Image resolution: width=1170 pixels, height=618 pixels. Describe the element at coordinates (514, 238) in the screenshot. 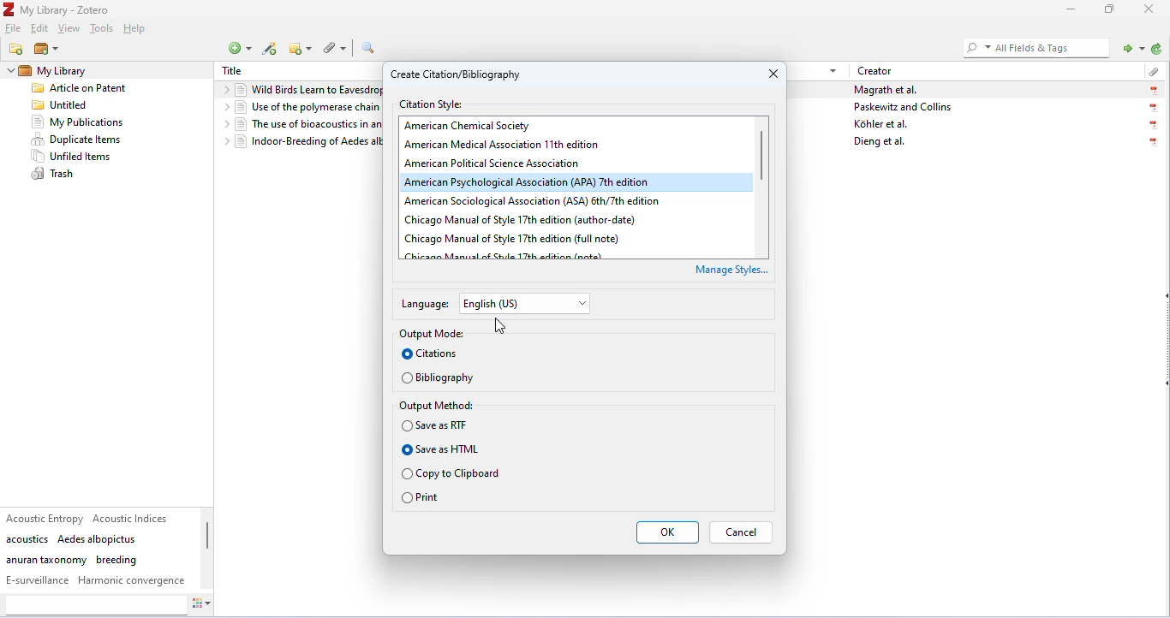

I see `chicago manual of style 17th edition (full note)` at that location.